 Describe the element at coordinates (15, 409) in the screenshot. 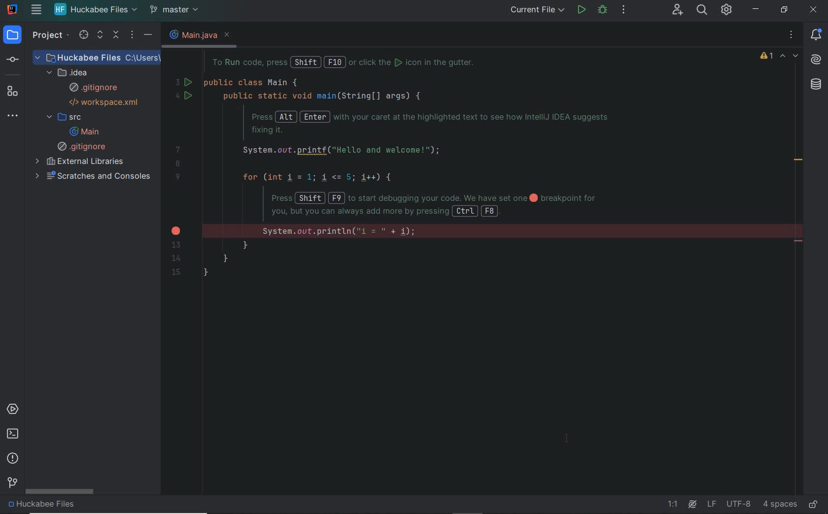

I see `services` at that location.